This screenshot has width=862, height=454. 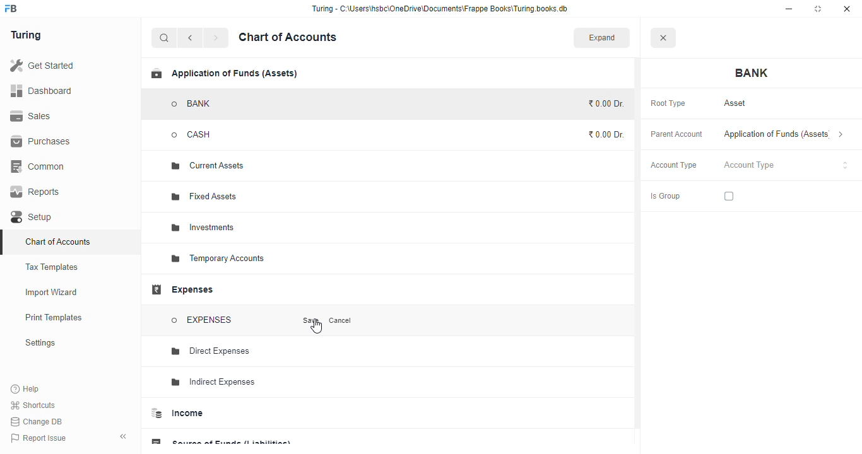 What do you see at coordinates (124, 436) in the screenshot?
I see `toggle sidebar` at bounding box center [124, 436].